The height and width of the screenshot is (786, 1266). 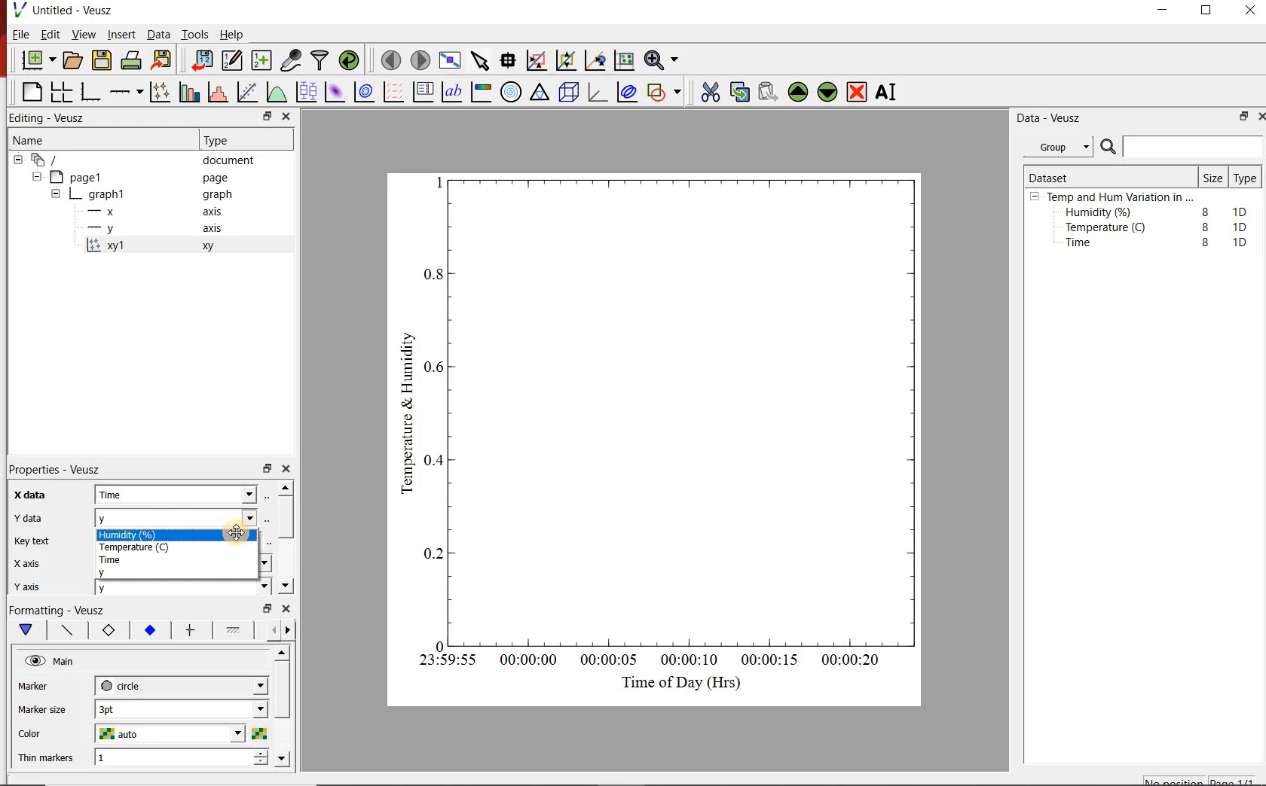 I want to click on x data, so click(x=38, y=491).